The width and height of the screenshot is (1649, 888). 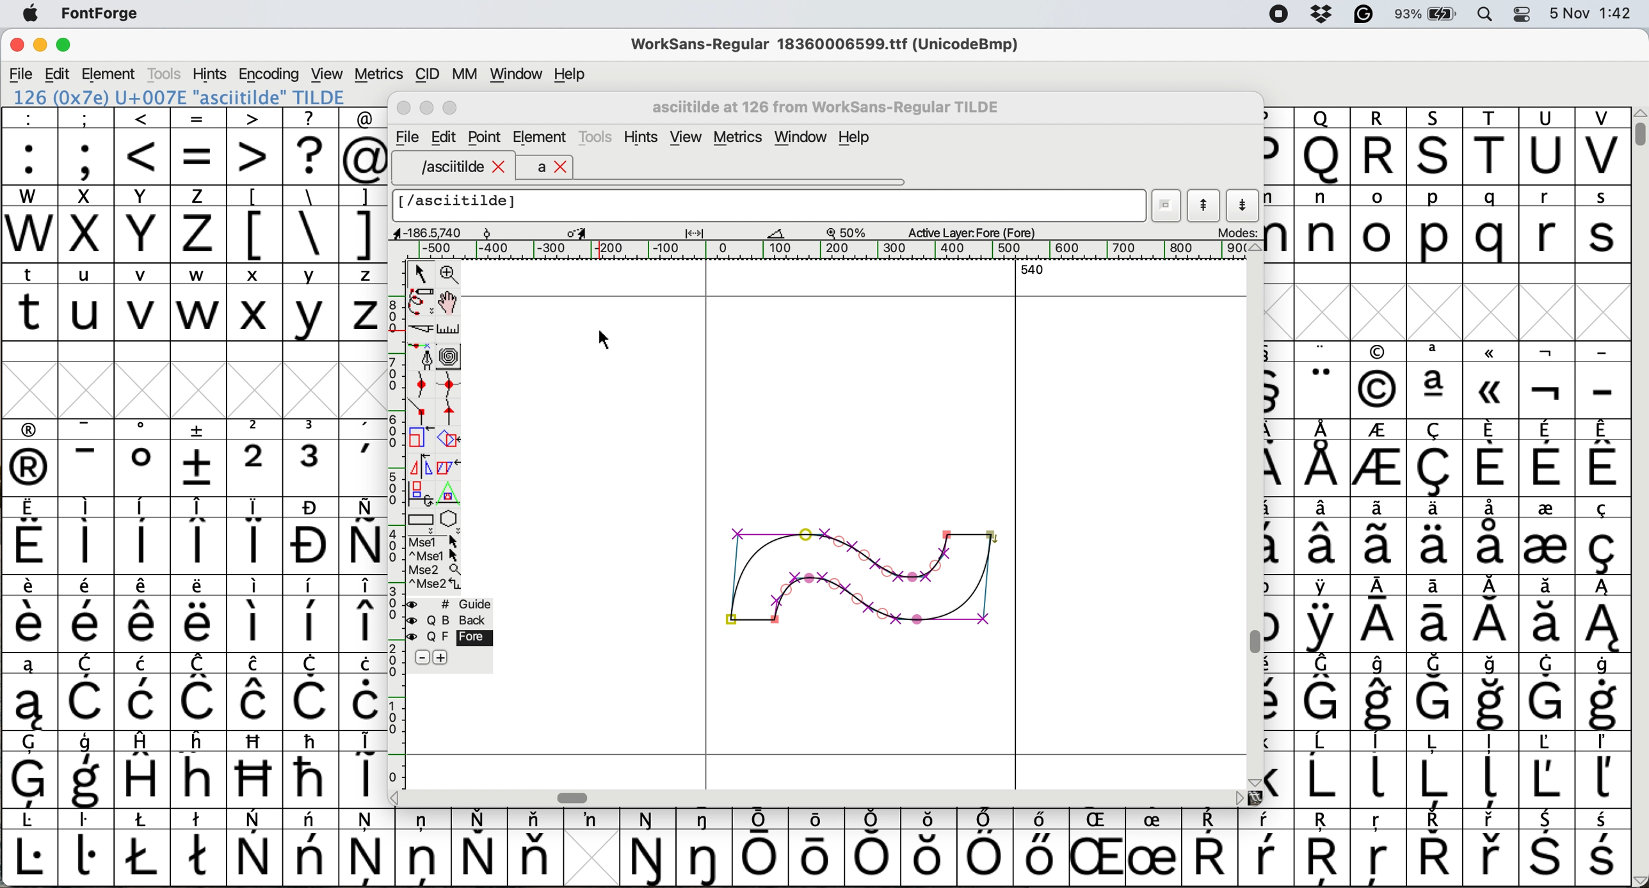 What do you see at coordinates (1602, 692) in the screenshot?
I see `symbol` at bounding box center [1602, 692].